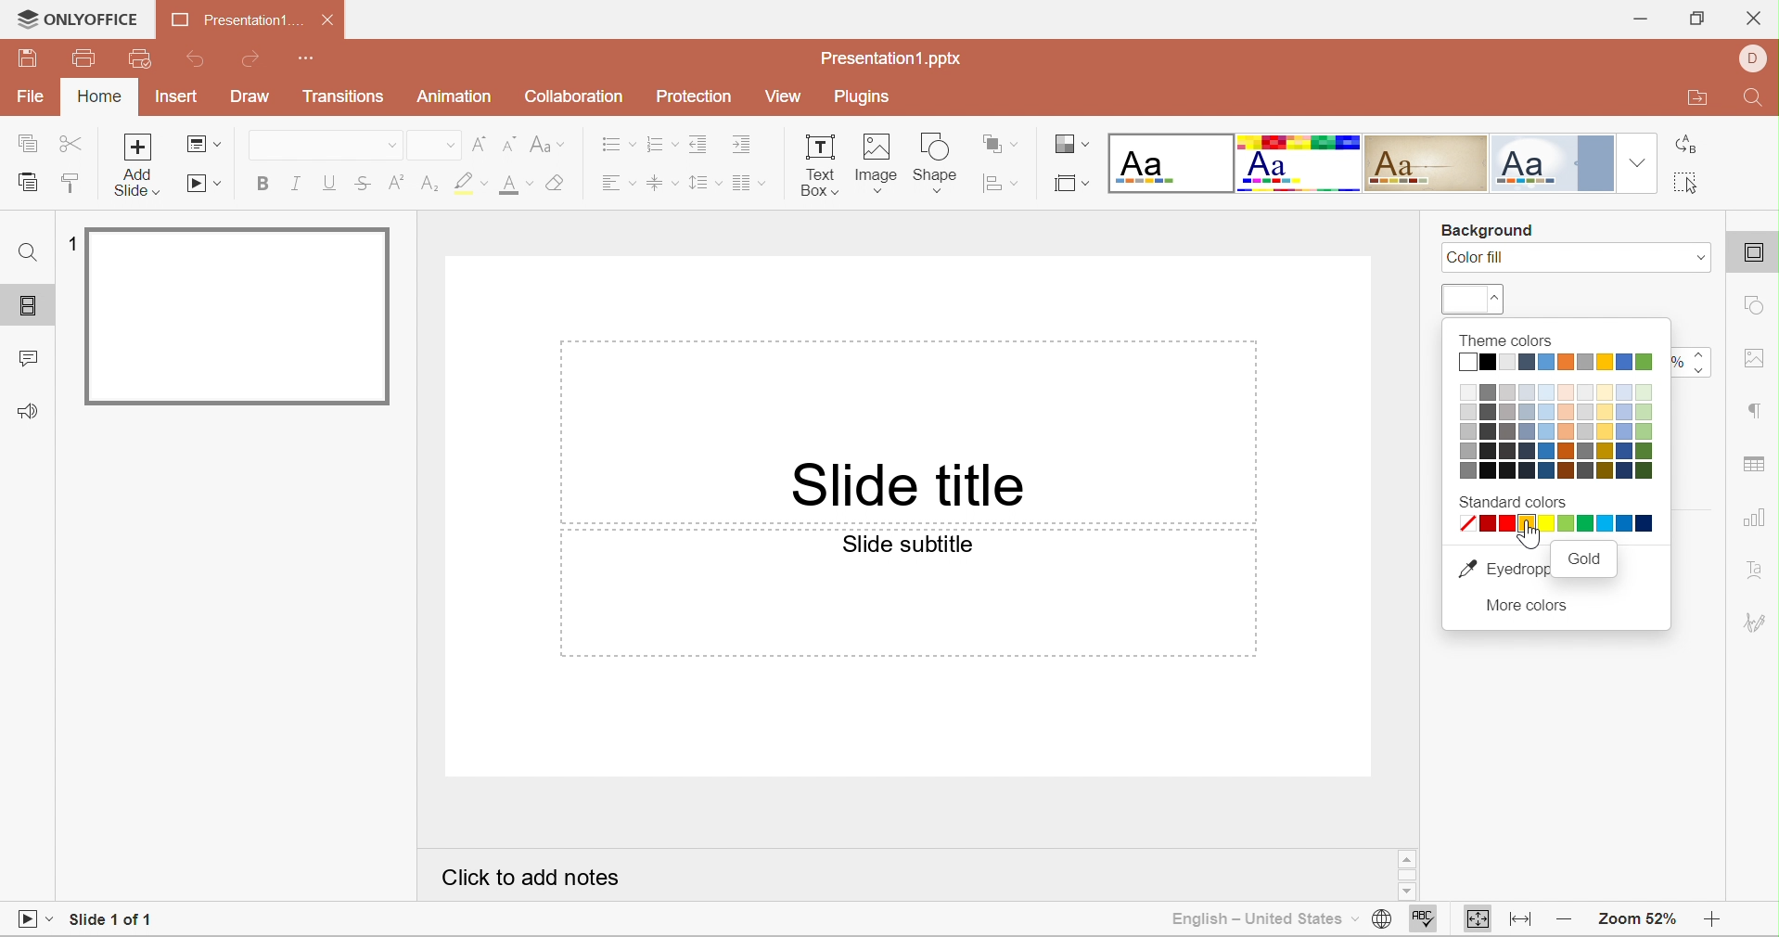 The width and height of the screenshot is (1779, 937). I want to click on Fit to slide, so click(1479, 919).